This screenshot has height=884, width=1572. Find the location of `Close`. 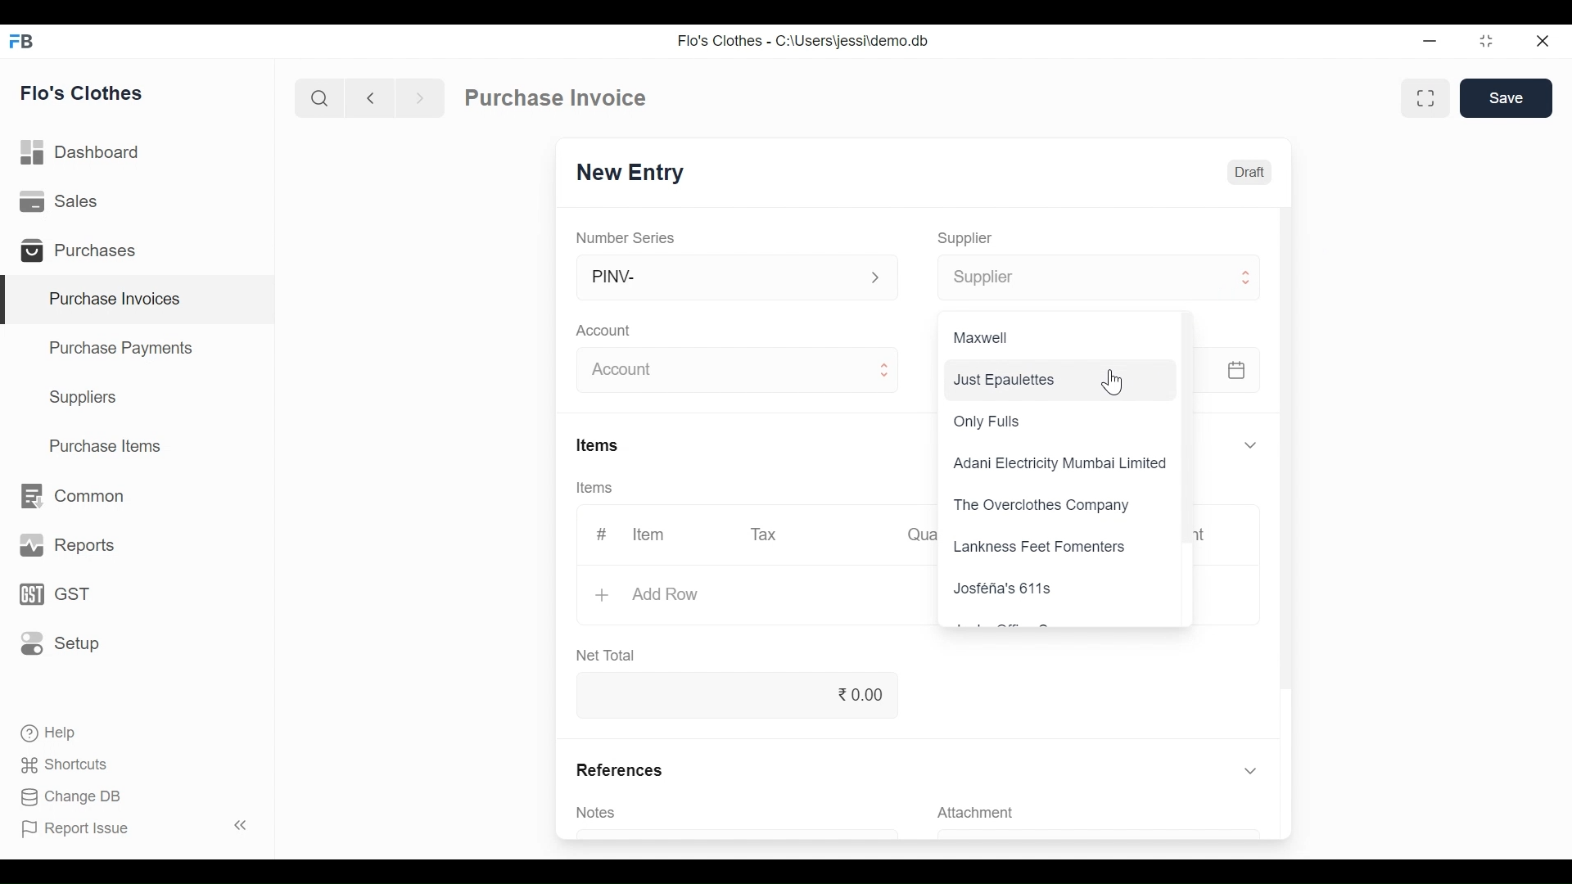

Close is located at coordinates (1543, 41).